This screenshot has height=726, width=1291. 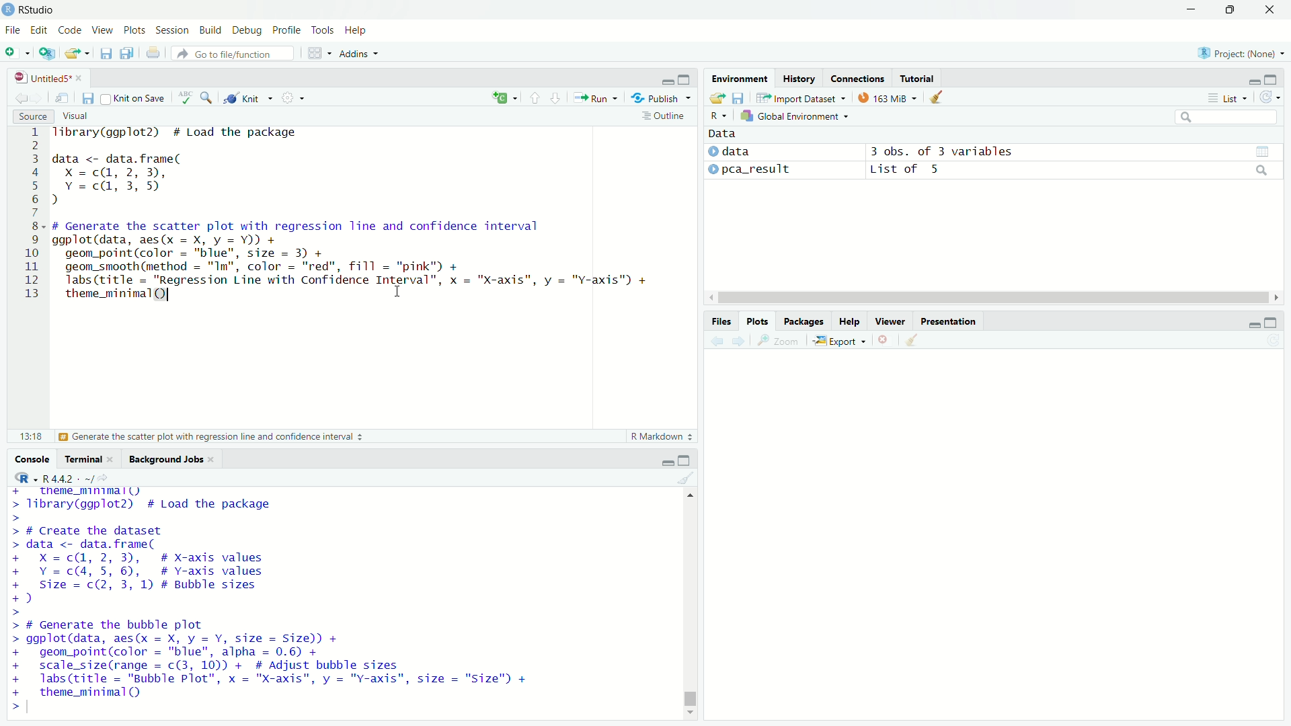 I want to click on expand, so click(x=686, y=79).